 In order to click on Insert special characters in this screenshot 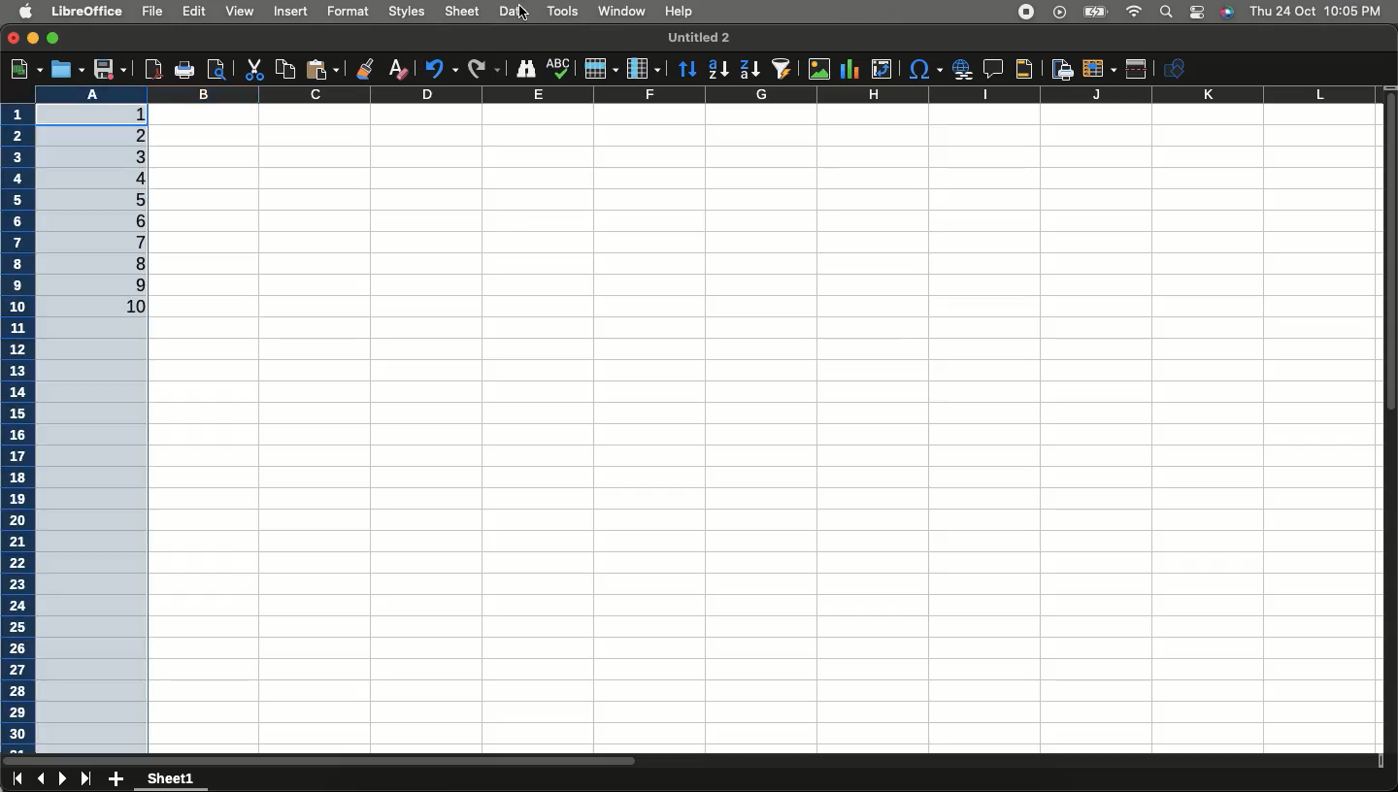, I will do `click(924, 70)`.